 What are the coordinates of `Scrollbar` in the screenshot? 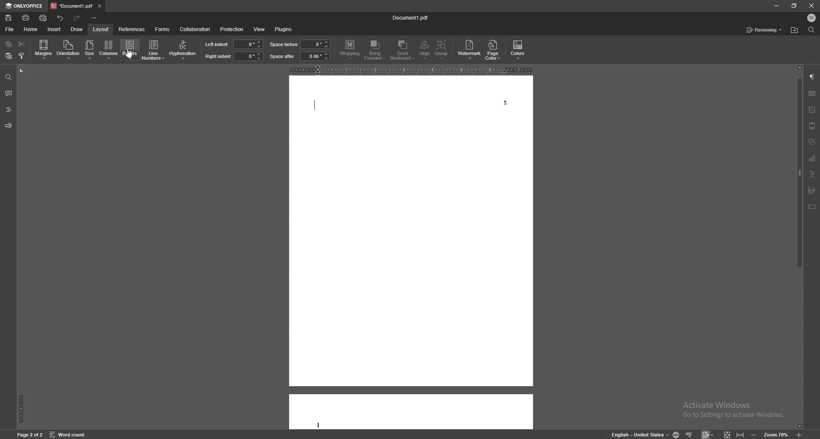 It's located at (797, 166).